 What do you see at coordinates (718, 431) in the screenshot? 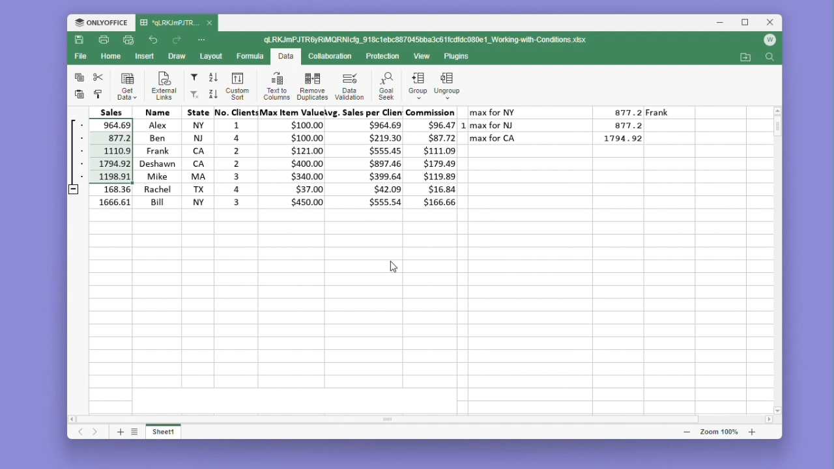
I see `zoom bar` at bounding box center [718, 431].